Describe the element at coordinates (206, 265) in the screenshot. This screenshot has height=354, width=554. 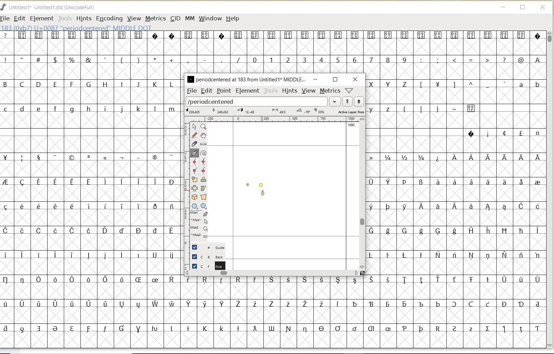
I see `foreground` at that location.